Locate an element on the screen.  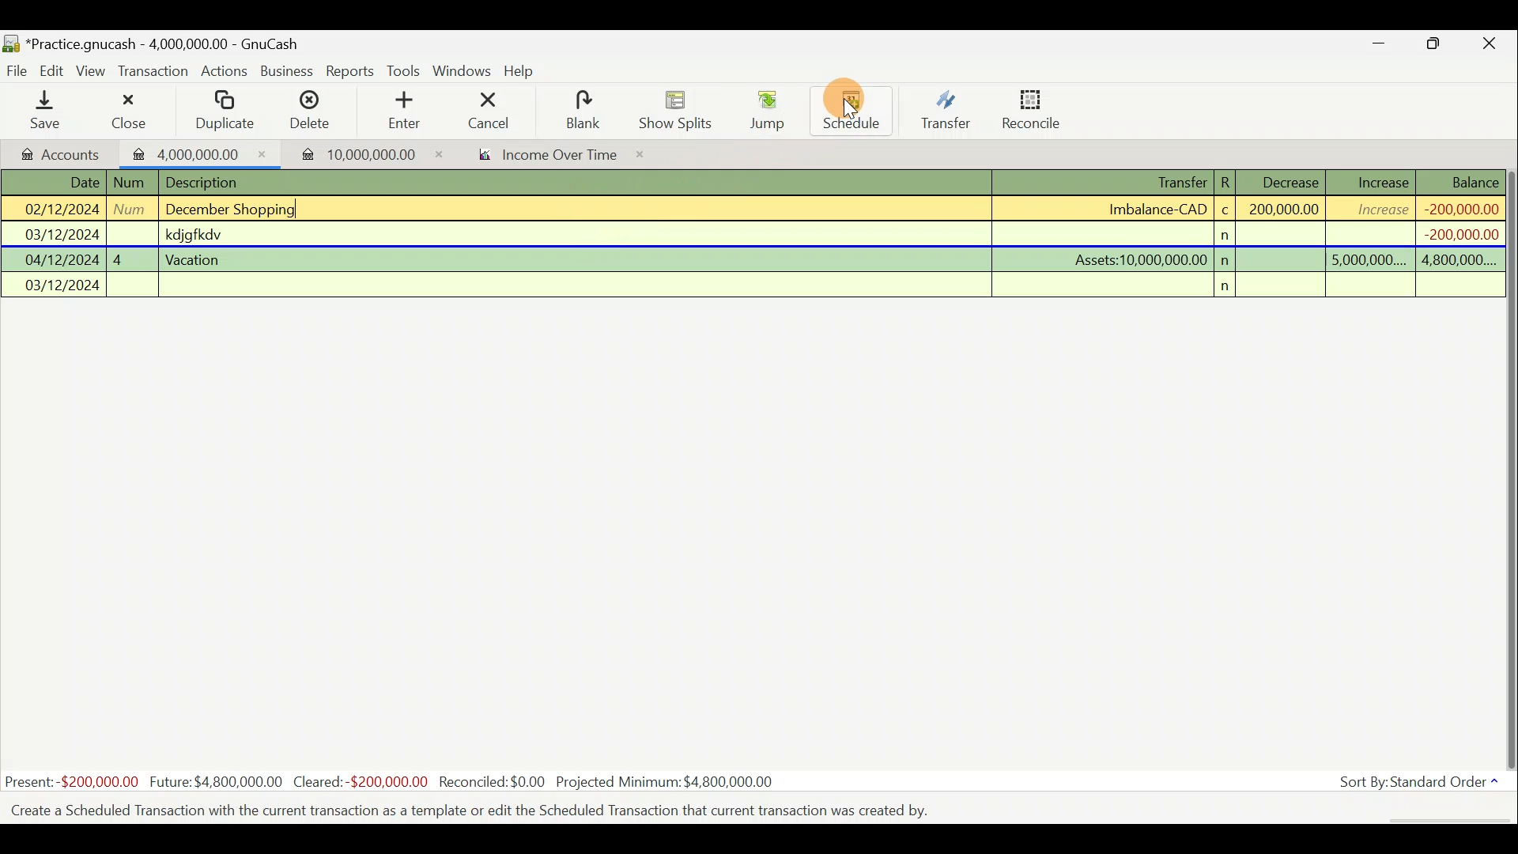
Transaction is located at coordinates (154, 71).